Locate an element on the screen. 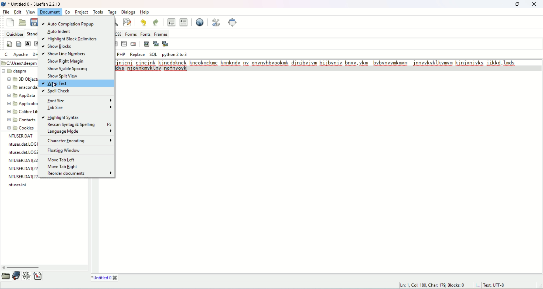 This screenshot has width=543, height=289. spell check is located at coordinates (56, 91).